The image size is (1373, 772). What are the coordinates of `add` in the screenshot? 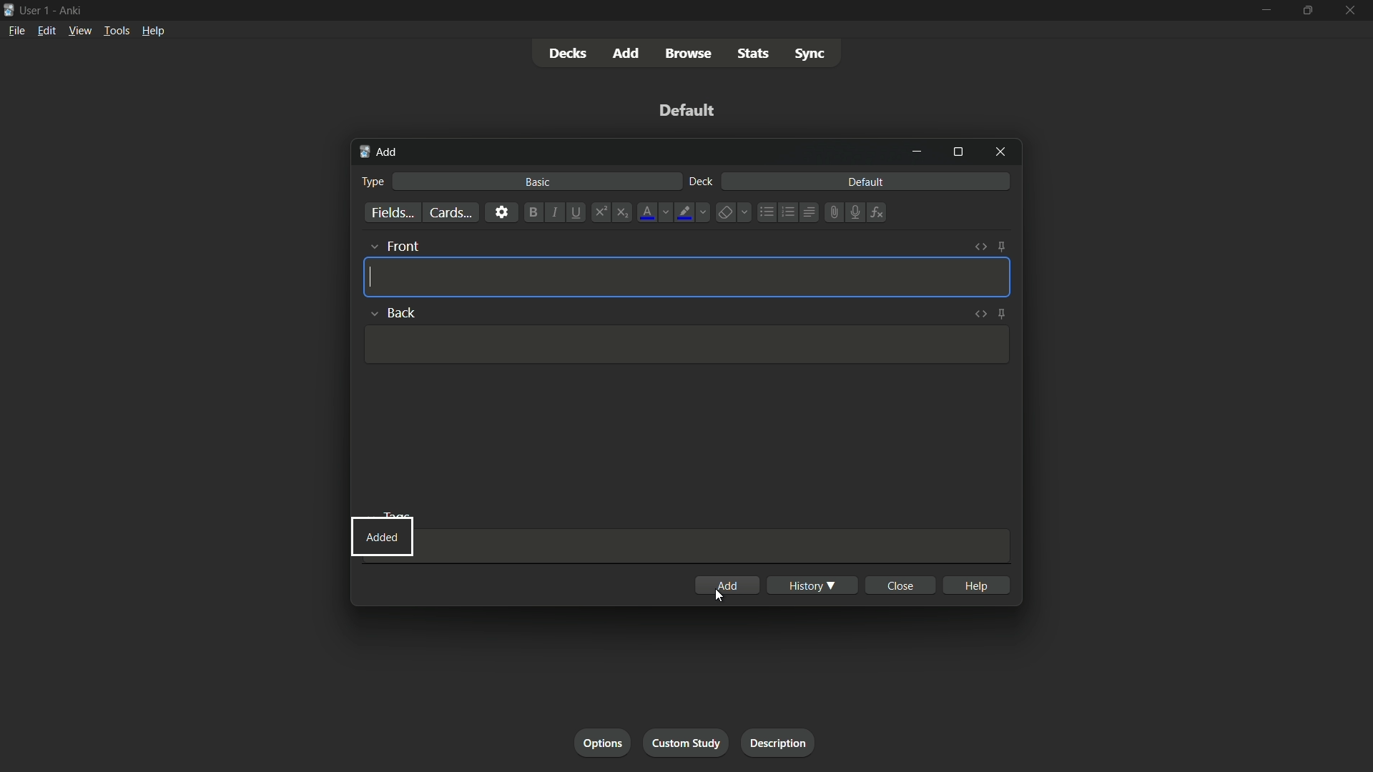 It's located at (627, 53).